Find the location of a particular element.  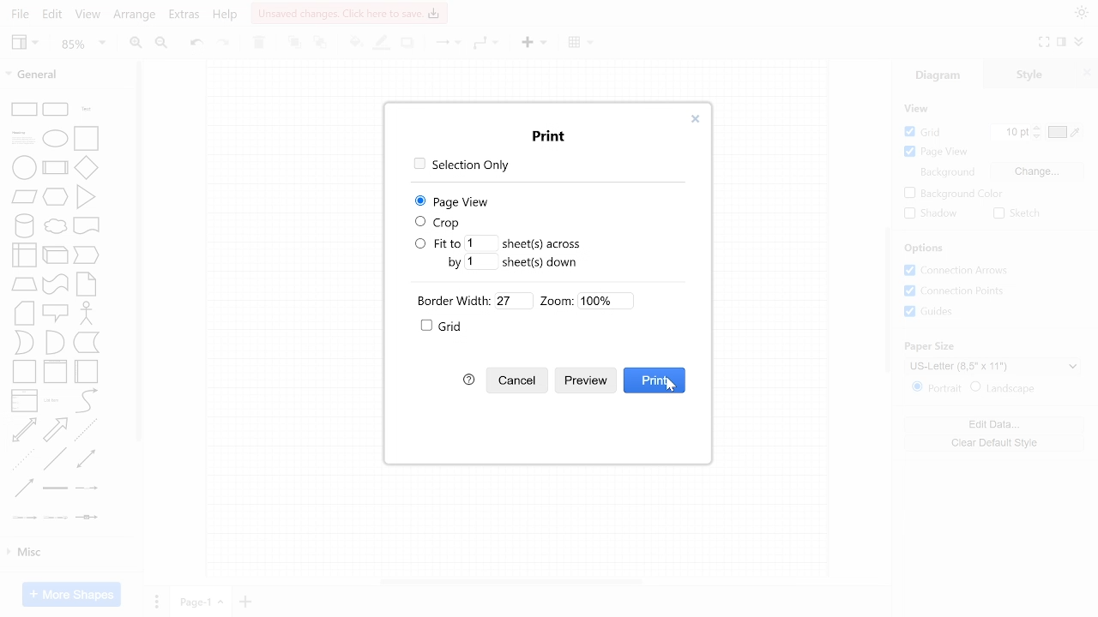

Ellipse is located at coordinates (55, 139).